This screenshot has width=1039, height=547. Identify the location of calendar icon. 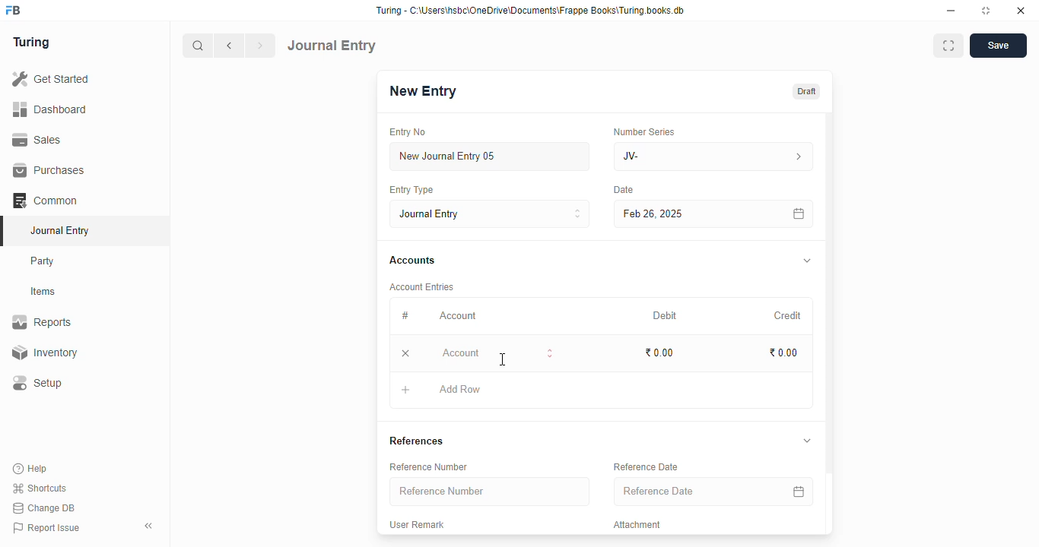
(796, 491).